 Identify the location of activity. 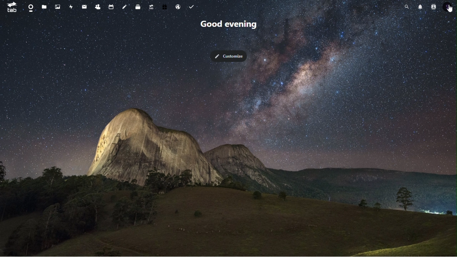
(70, 6).